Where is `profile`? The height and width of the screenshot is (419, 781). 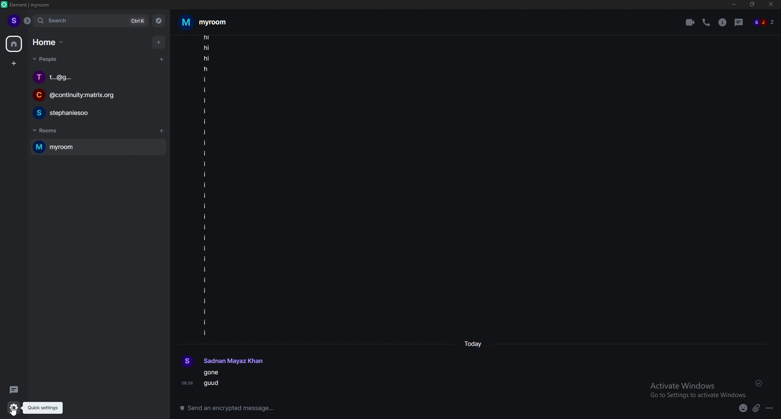
profile is located at coordinates (14, 20).